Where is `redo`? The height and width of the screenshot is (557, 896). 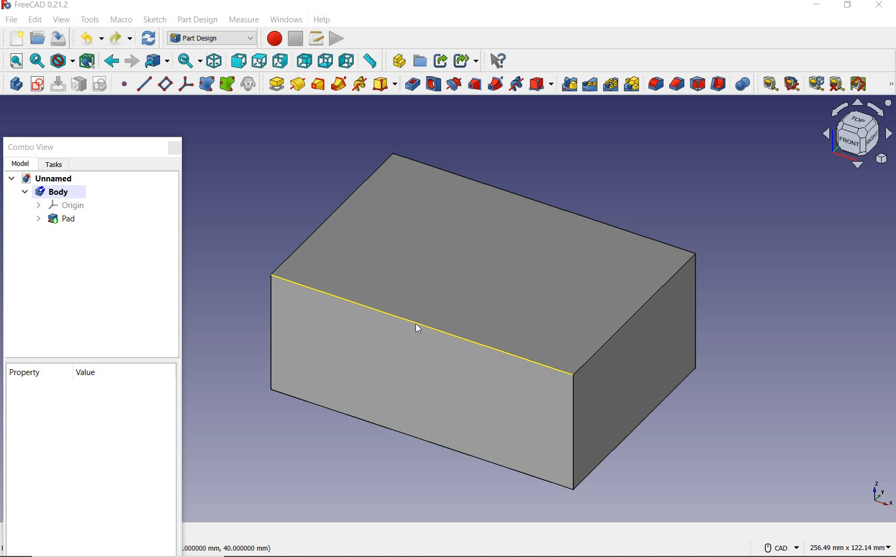 redo is located at coordinates (122, 38).